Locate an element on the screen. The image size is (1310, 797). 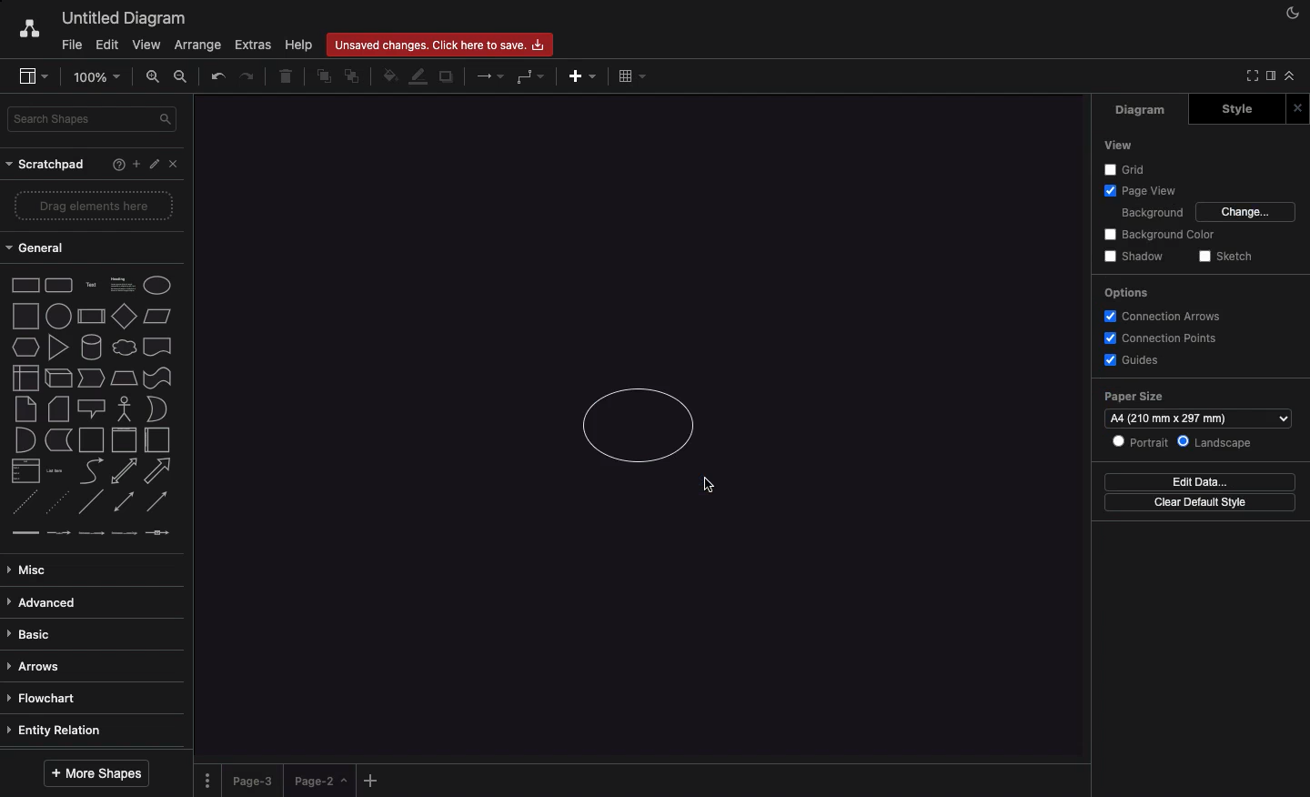
or is located at coordinates (157, 409).